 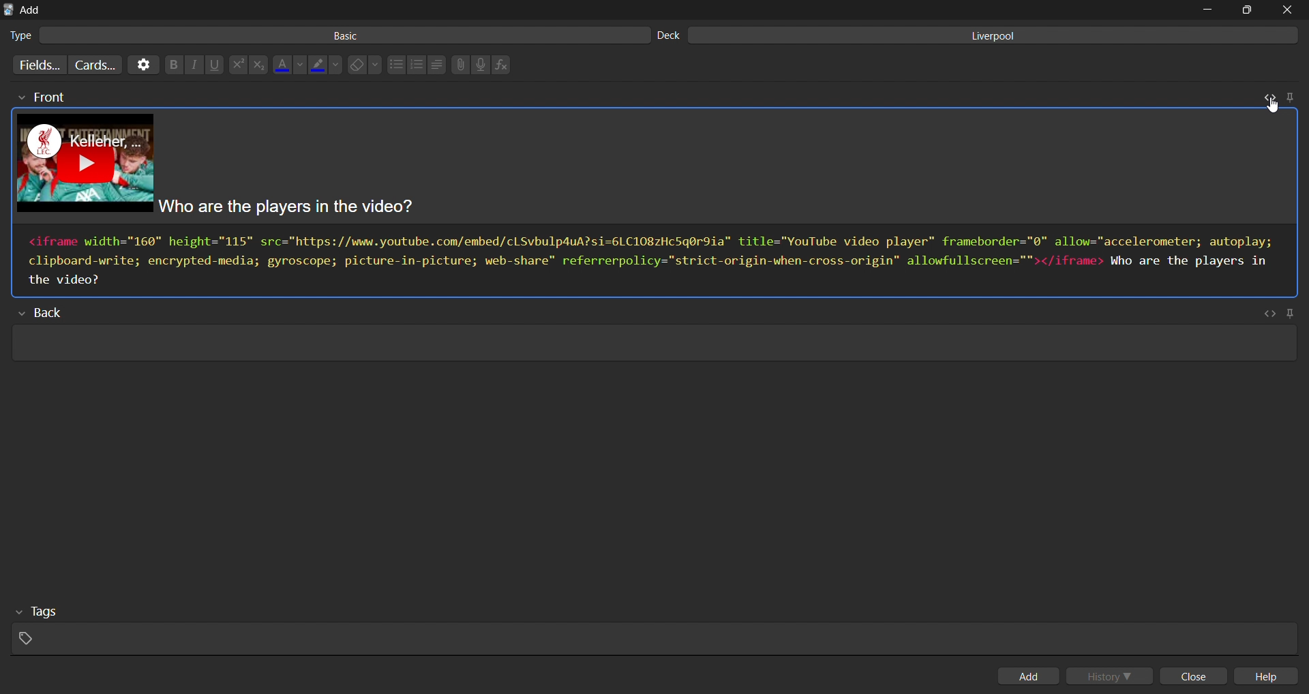 I want to click on pin, so click(x=1293, y=313).